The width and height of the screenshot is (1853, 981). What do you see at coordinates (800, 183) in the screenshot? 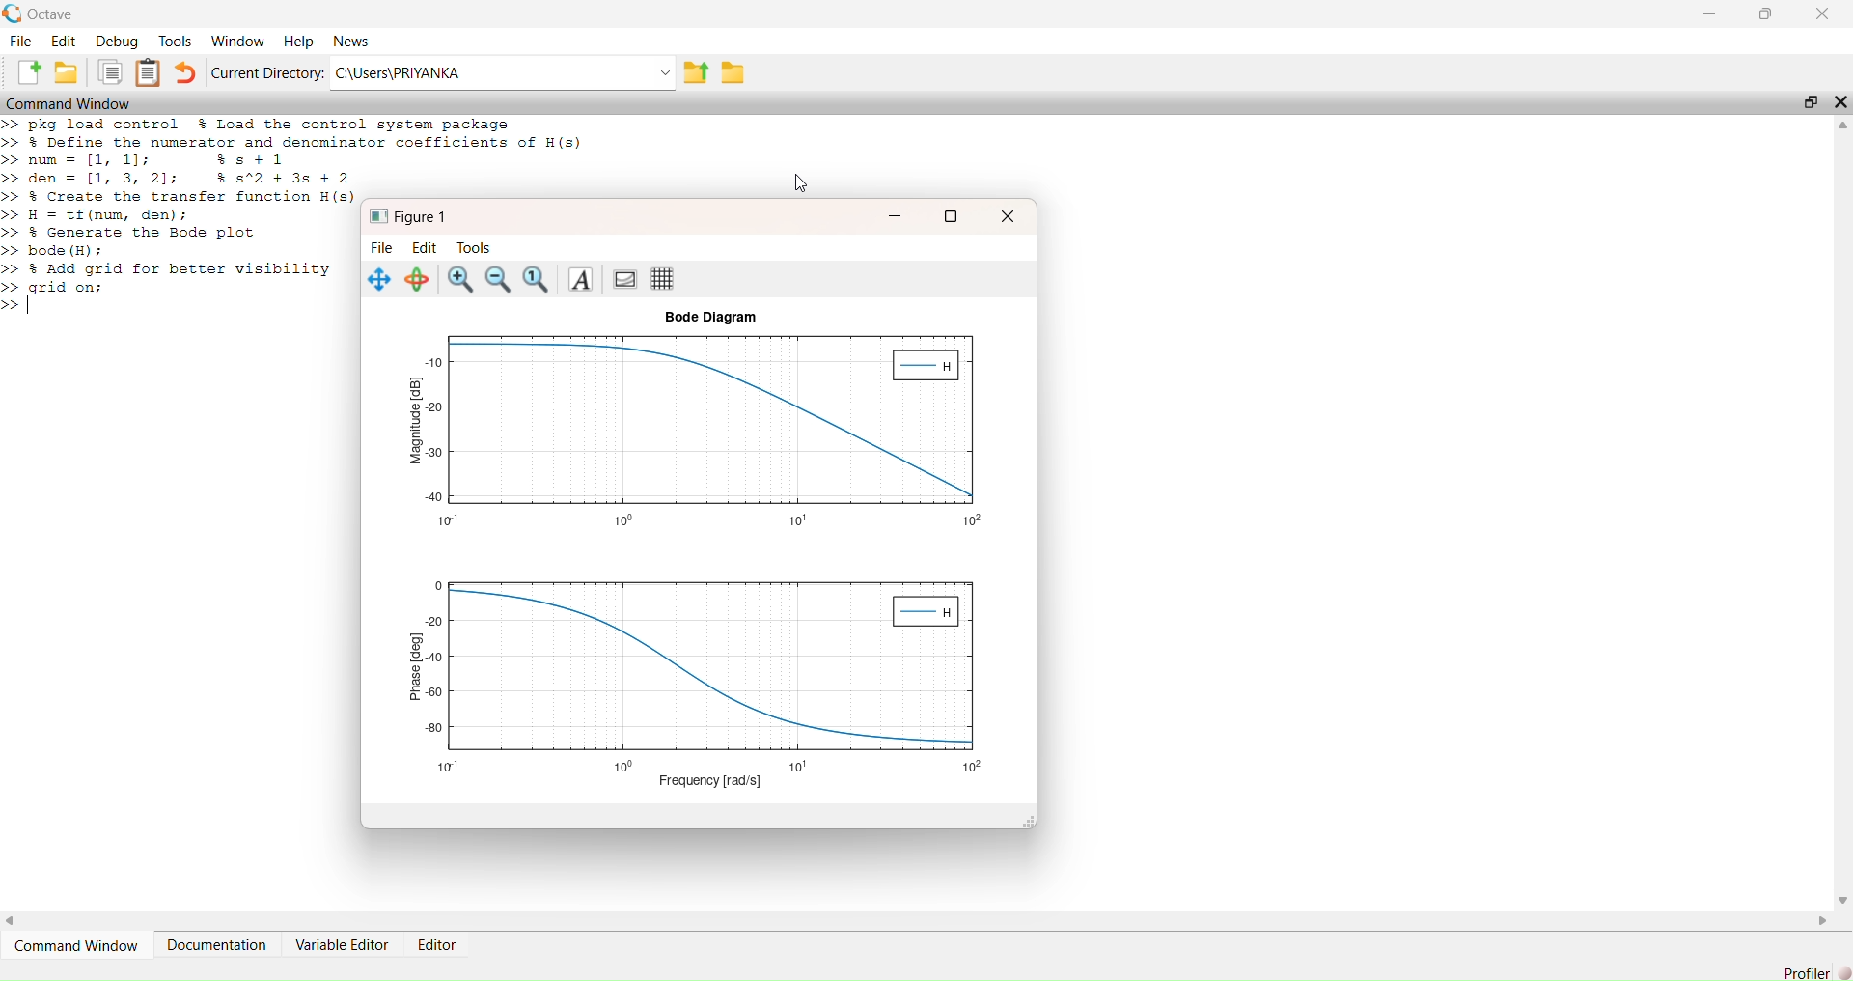
I see `cursor` at bounding box center [800, 183].